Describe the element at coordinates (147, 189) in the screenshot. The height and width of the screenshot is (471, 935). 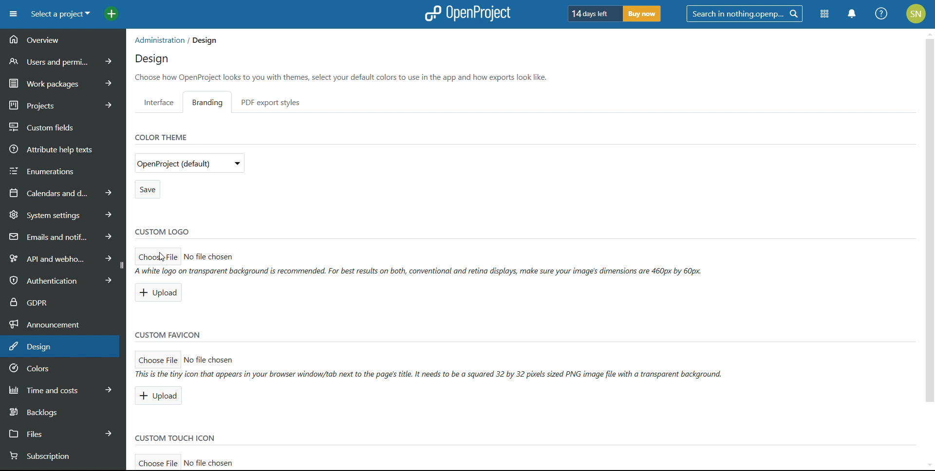
I see `save` at that location.